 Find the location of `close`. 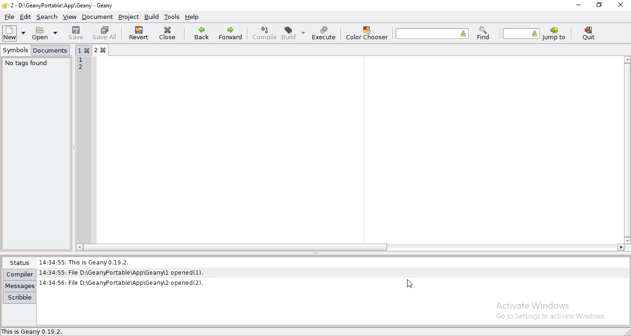

close is located at coordinates (169, 32).